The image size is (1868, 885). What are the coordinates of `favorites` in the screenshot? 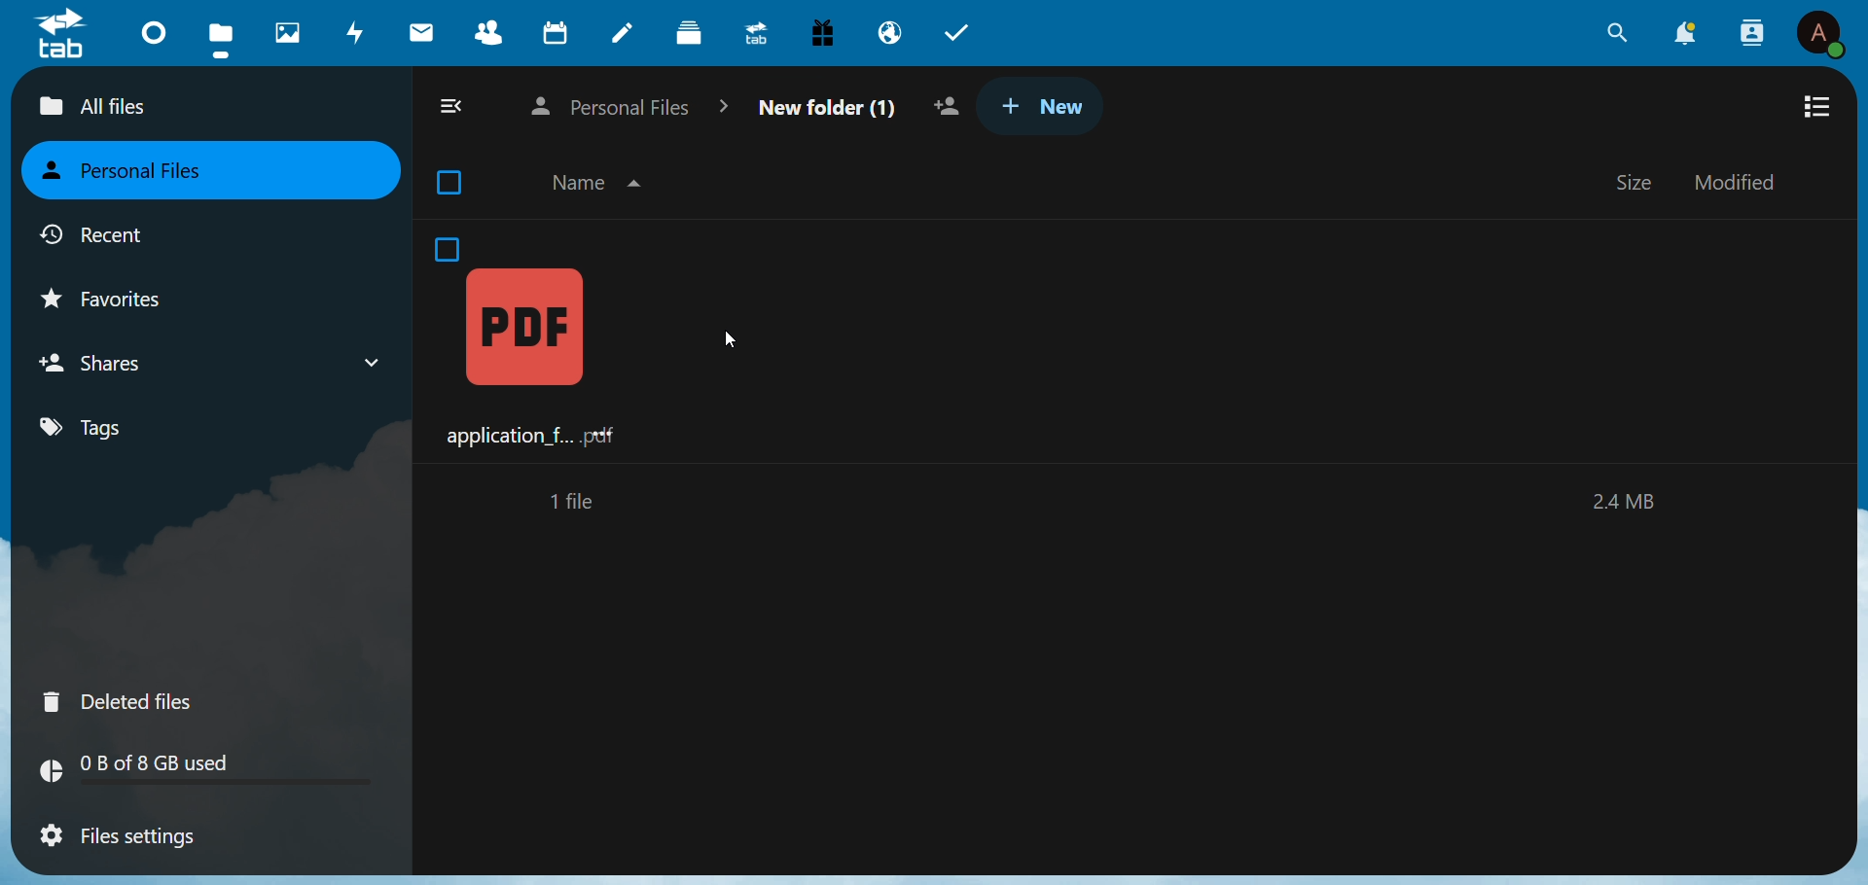 It's located at (124, 301).